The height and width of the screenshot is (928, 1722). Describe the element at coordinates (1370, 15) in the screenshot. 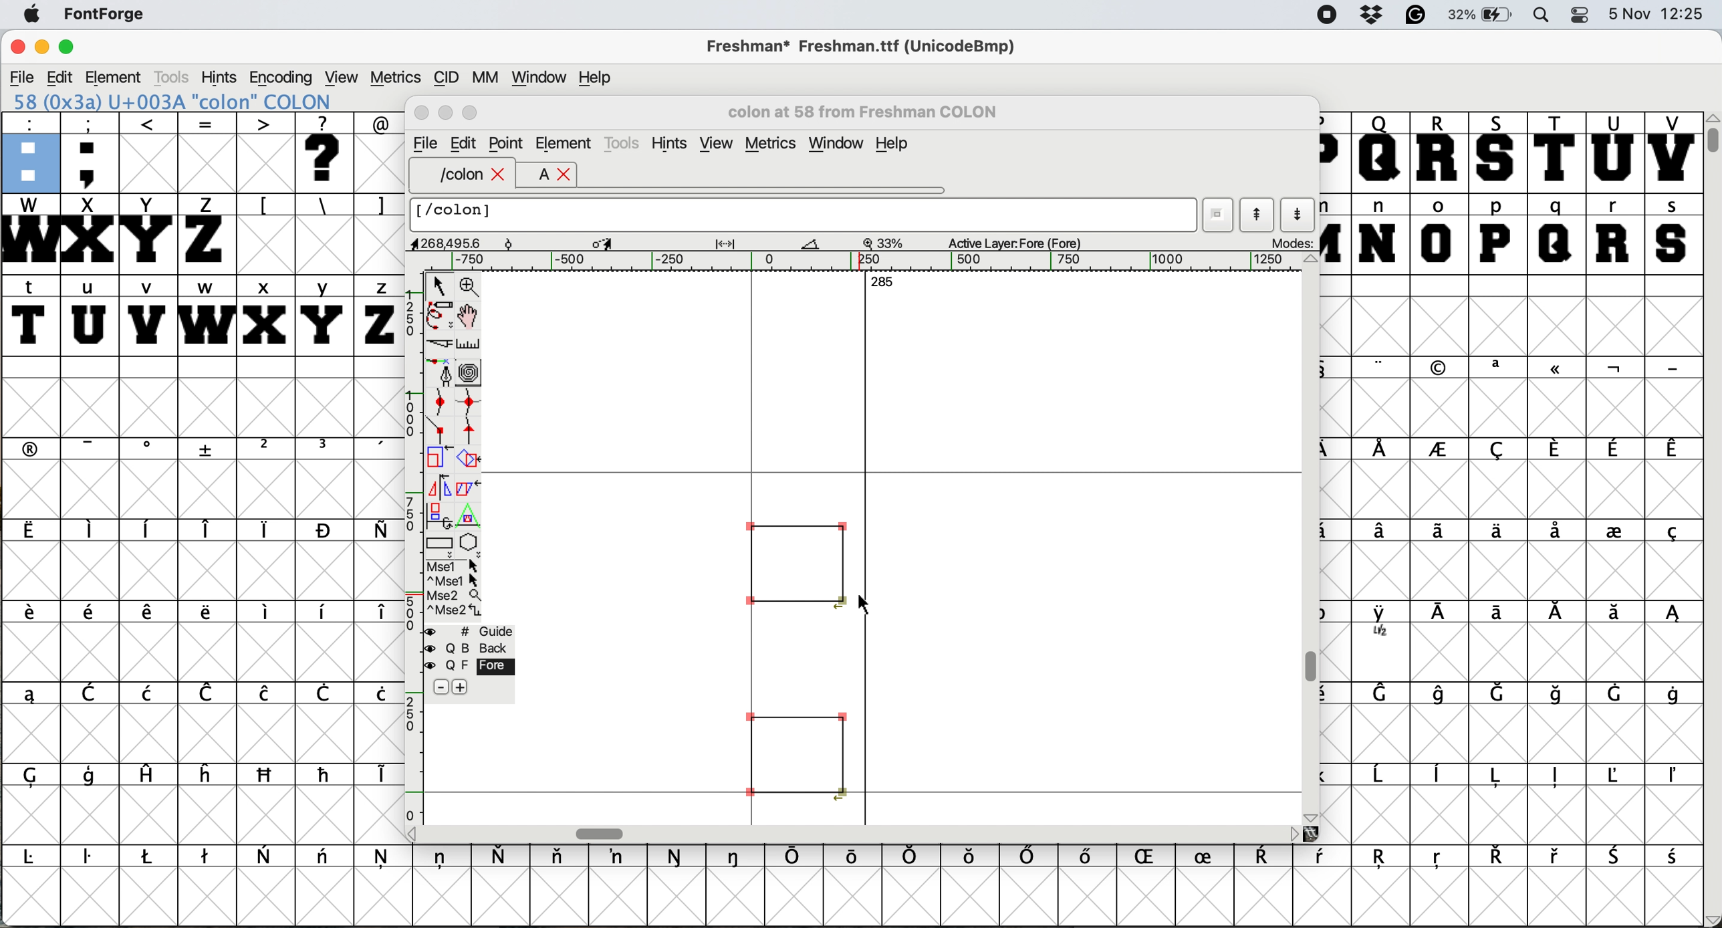

I see `dropbox` at that location.